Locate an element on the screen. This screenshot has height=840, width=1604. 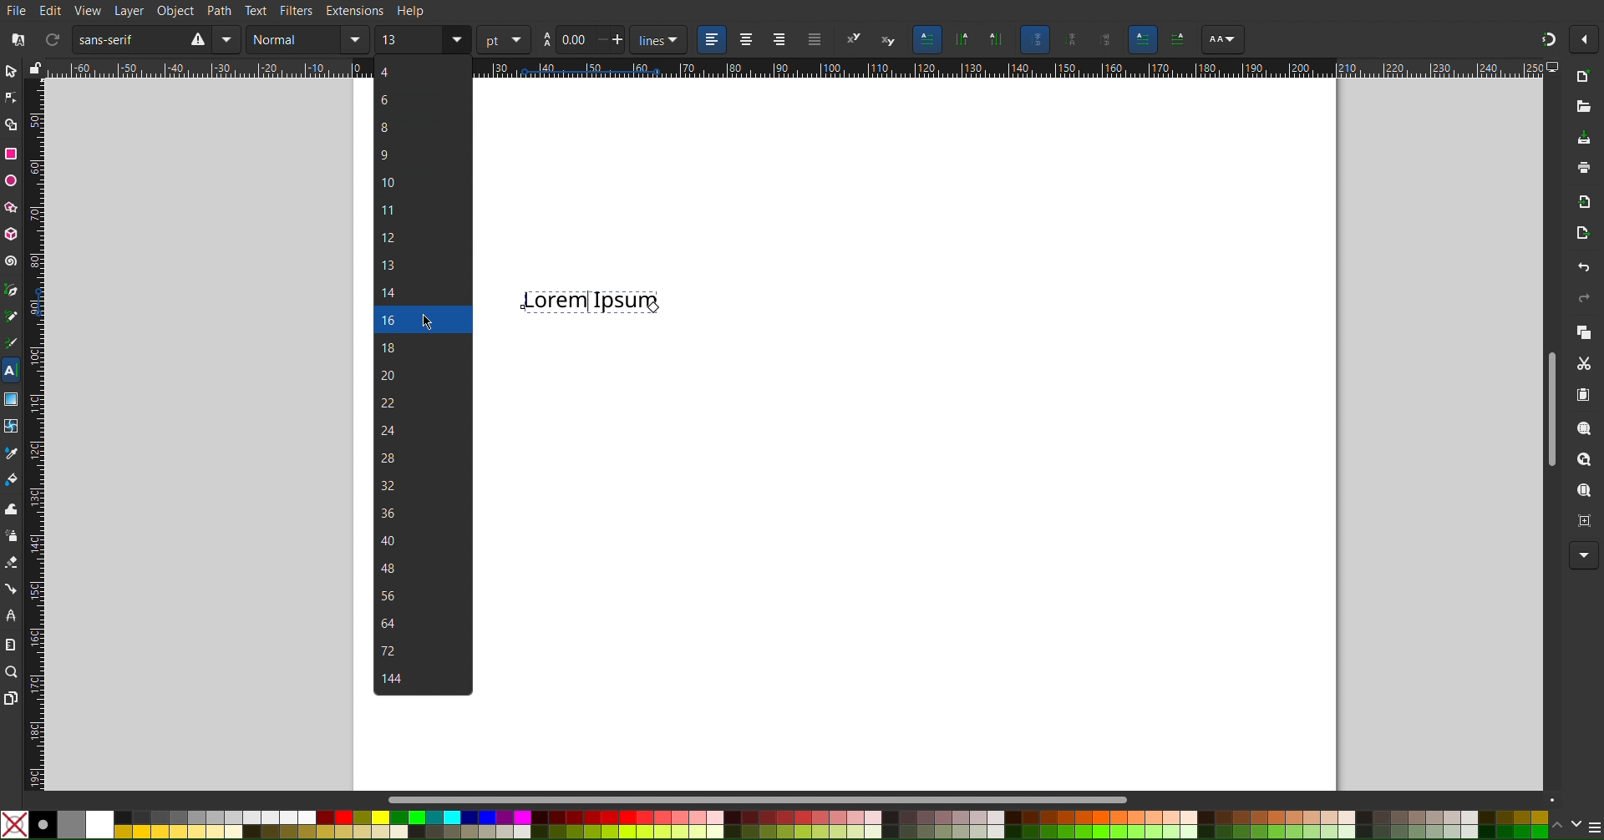
Zoom Page is located at coordinates (1583, 490).